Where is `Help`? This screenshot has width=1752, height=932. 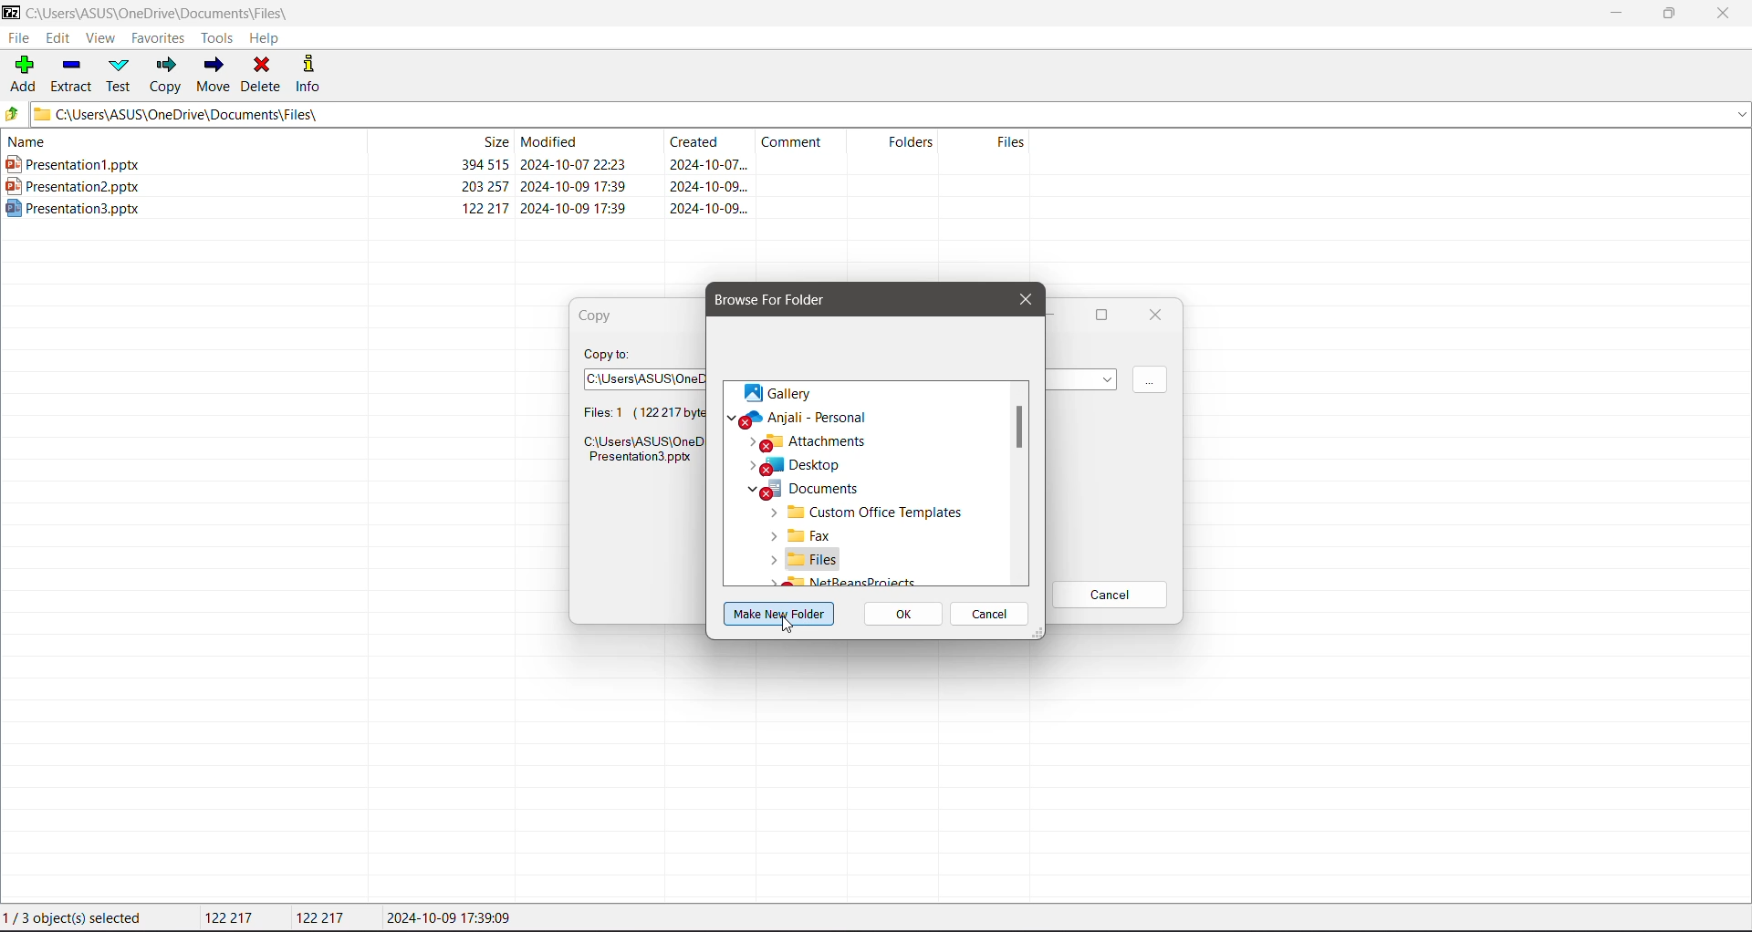 Help is located at coordinates (266, 39).